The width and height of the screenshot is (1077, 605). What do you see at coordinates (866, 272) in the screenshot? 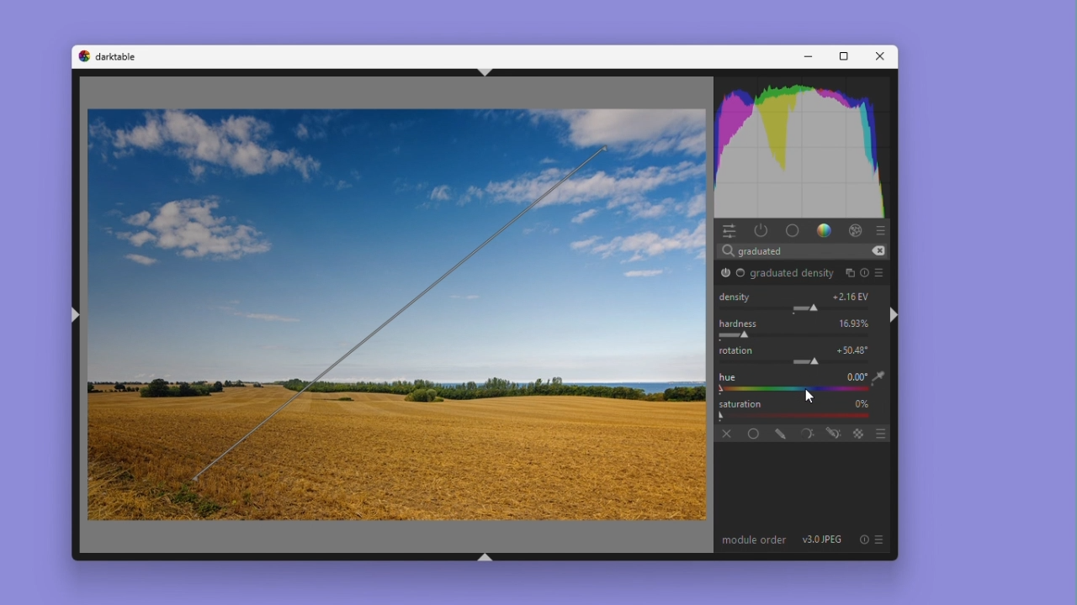
I see `reset` at bounding box center [866, 272].